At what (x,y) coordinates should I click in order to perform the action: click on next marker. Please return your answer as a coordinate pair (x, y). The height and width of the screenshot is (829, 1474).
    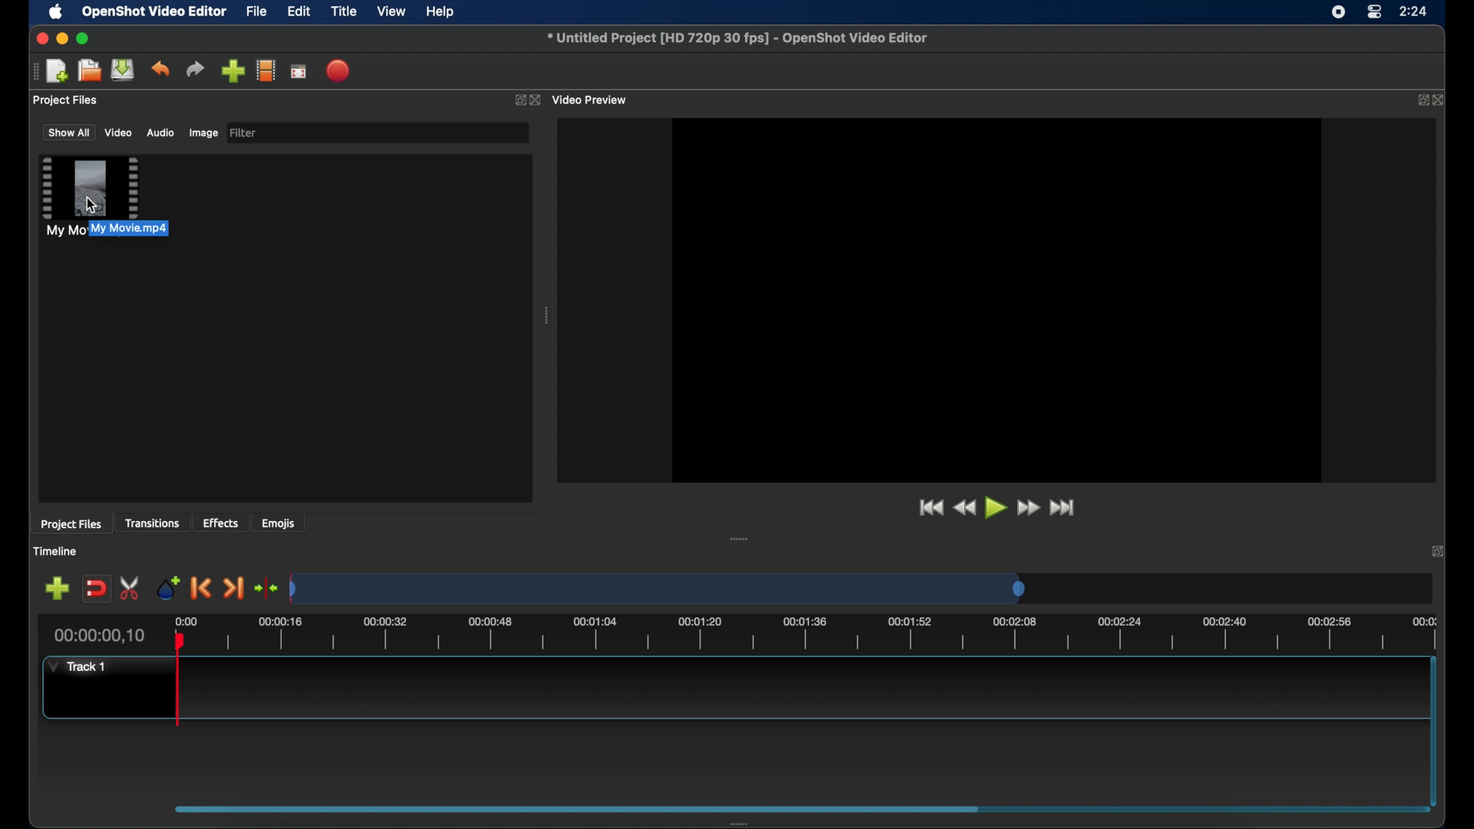
    Looking at the image, I should click on (234, 588).